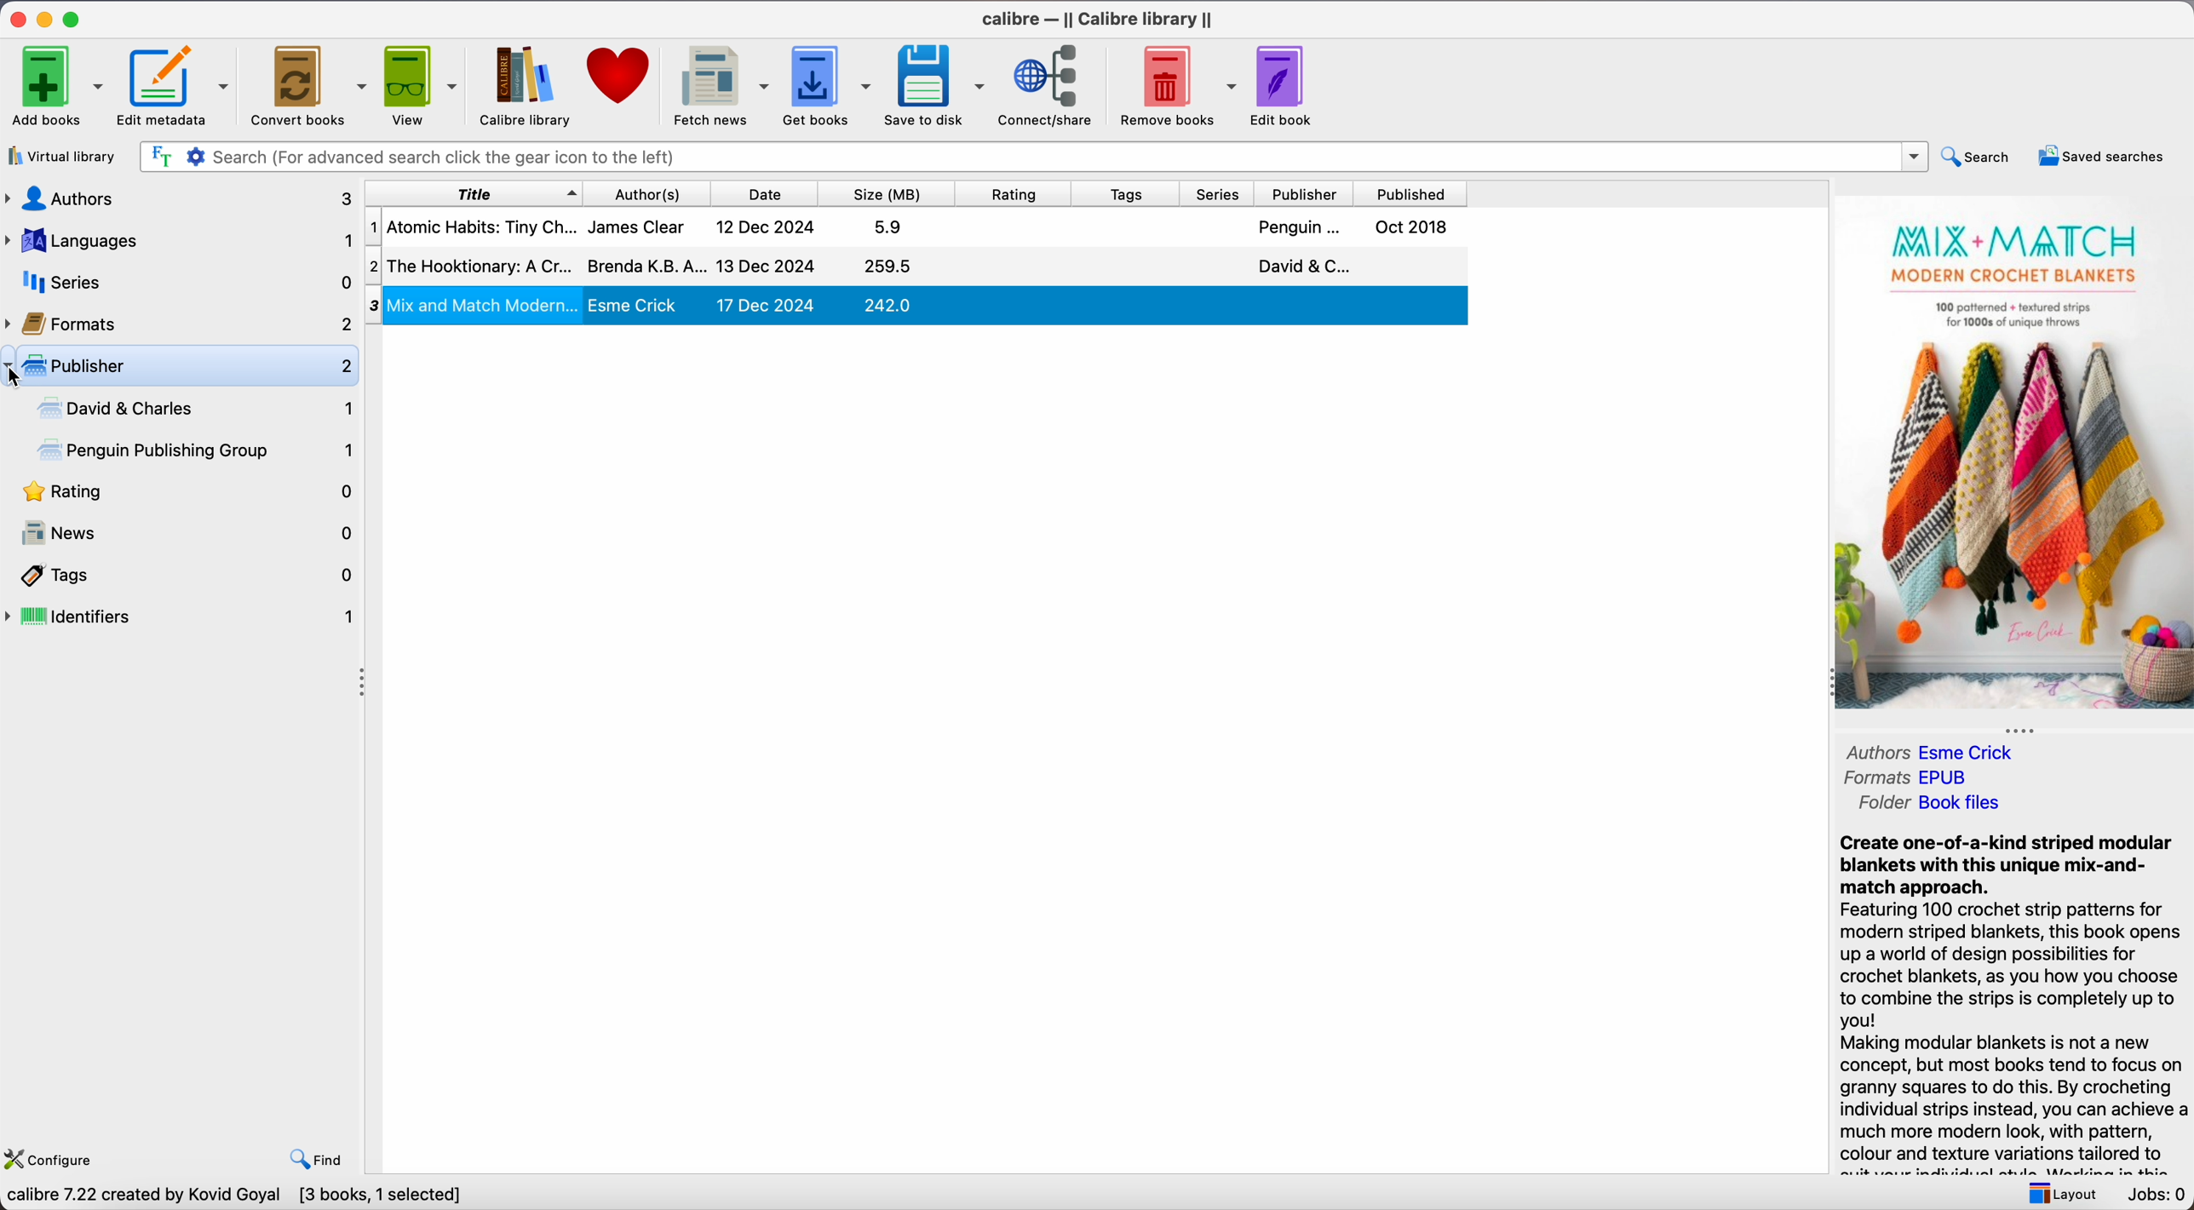 This screenshot has height=1210, width=2194. What do you see at coordinates (13, 377) in the screenshot?
I see `cursor` at bounding box center [13, 377].